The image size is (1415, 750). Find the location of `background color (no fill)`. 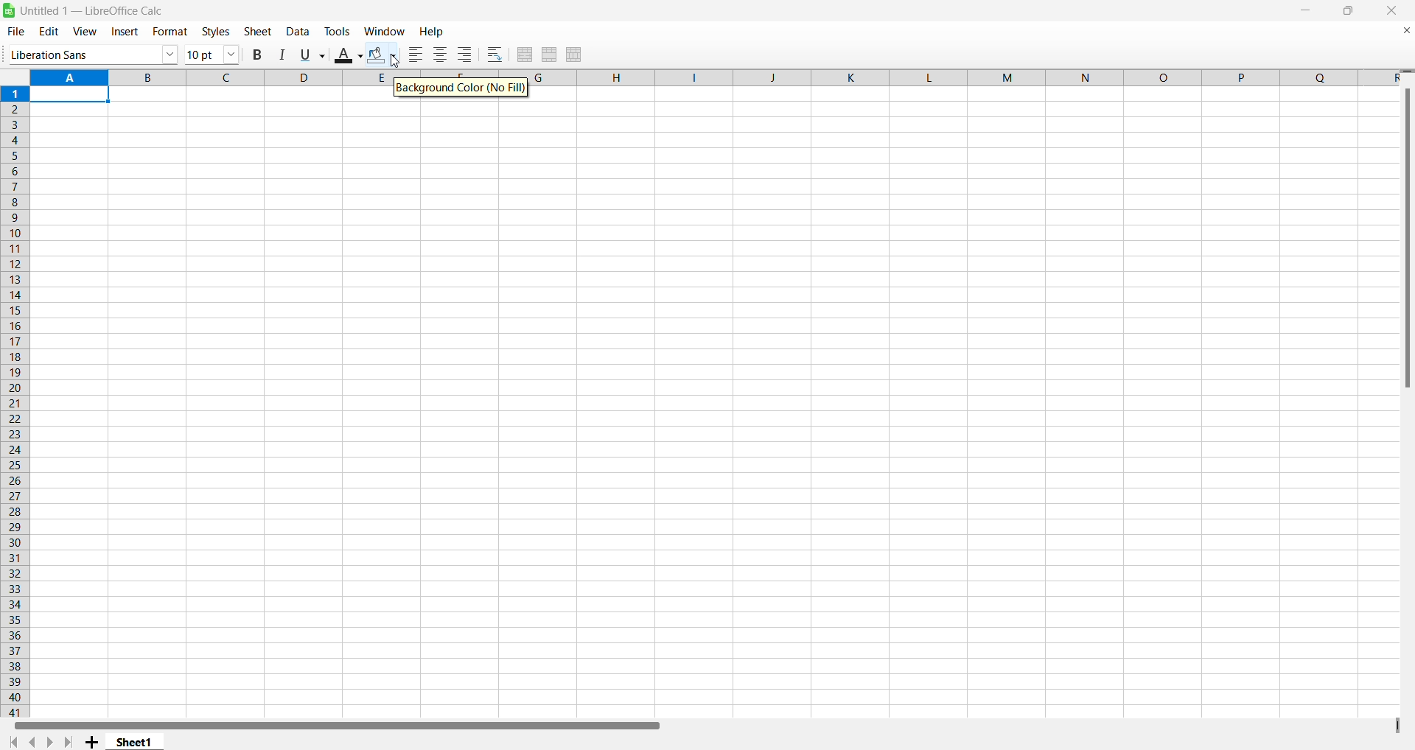

background color (no fill) is located at coordinates (462, 87).